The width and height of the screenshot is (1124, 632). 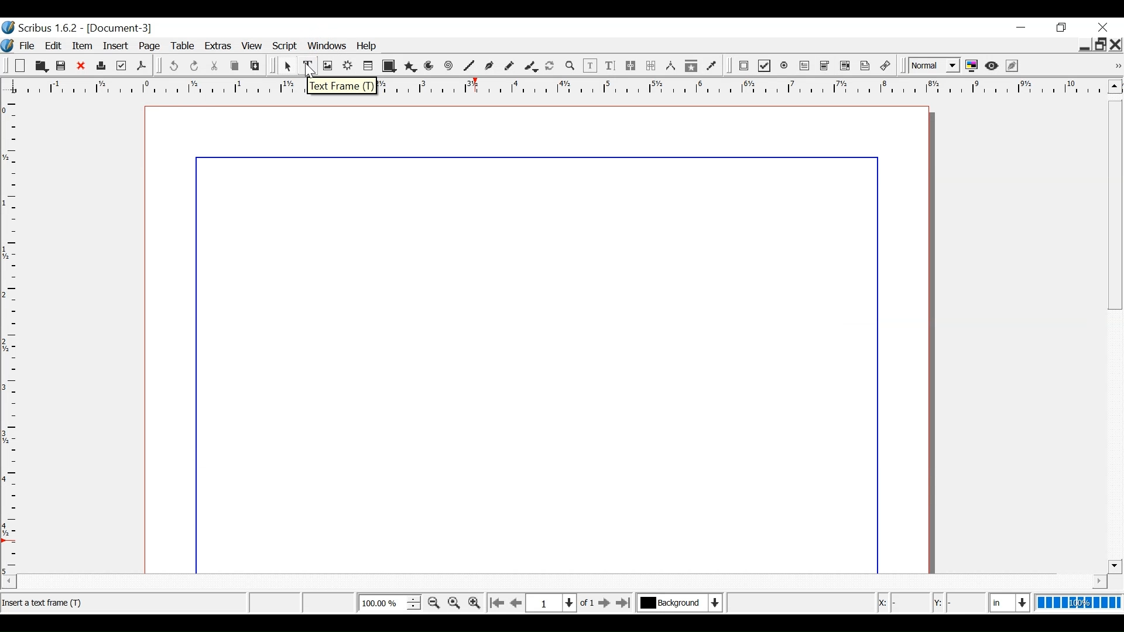 What do you see at coordinates (252, 46) in the screenshot?
I see `View` at bounding box center [252, 46].